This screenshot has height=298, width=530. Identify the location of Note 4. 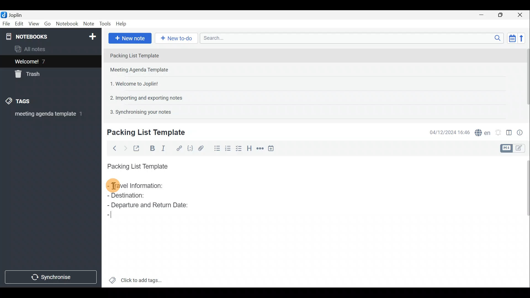
(143, 97).